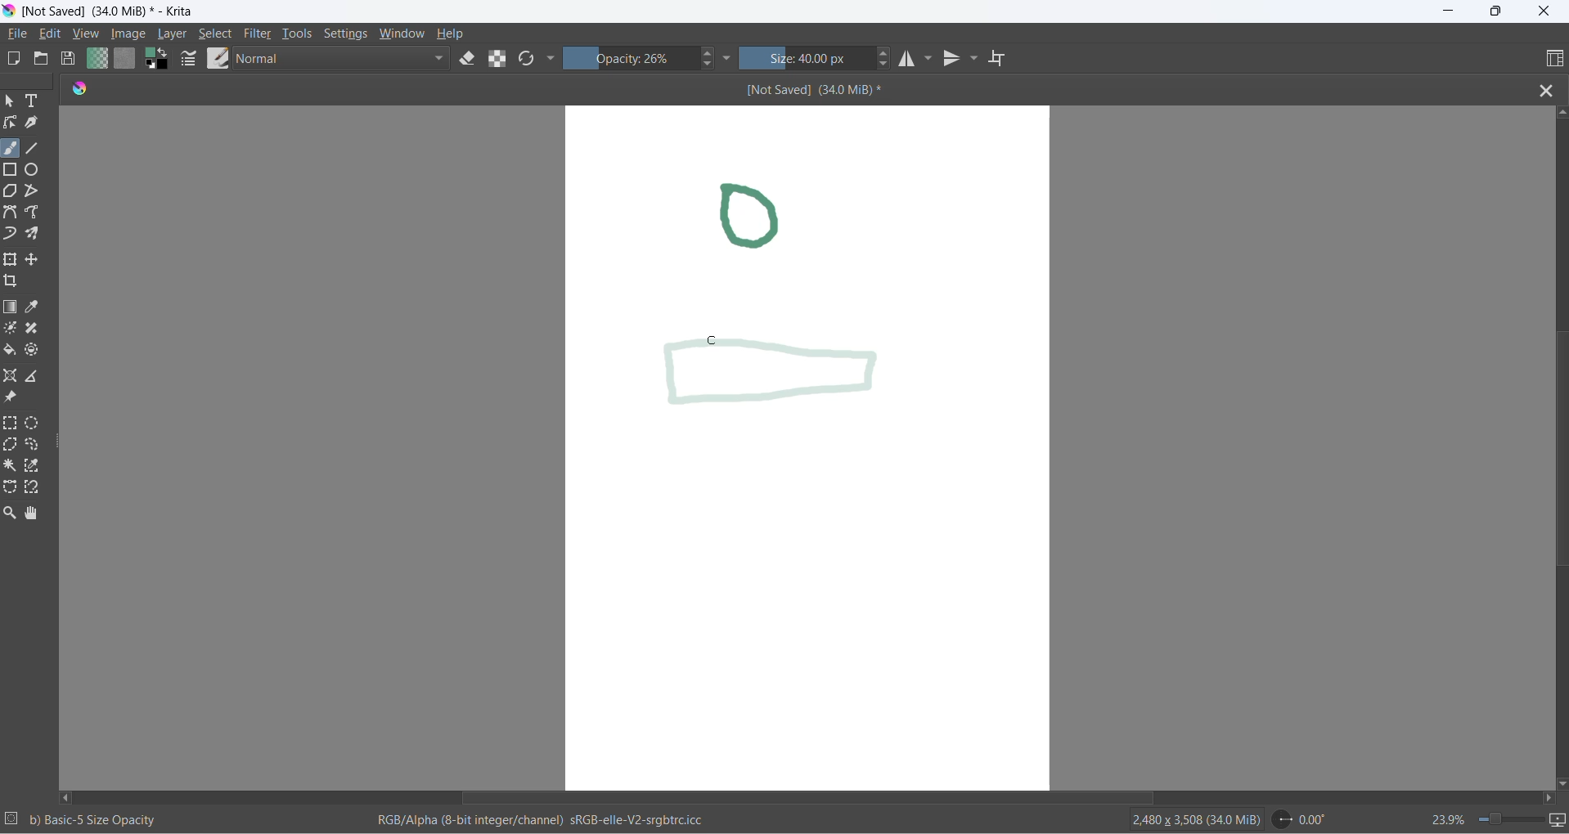 This screenshot has height=834, width=1569. Describe the element at coordinates (398, 34) in the screenshot. I see `window` at that location.